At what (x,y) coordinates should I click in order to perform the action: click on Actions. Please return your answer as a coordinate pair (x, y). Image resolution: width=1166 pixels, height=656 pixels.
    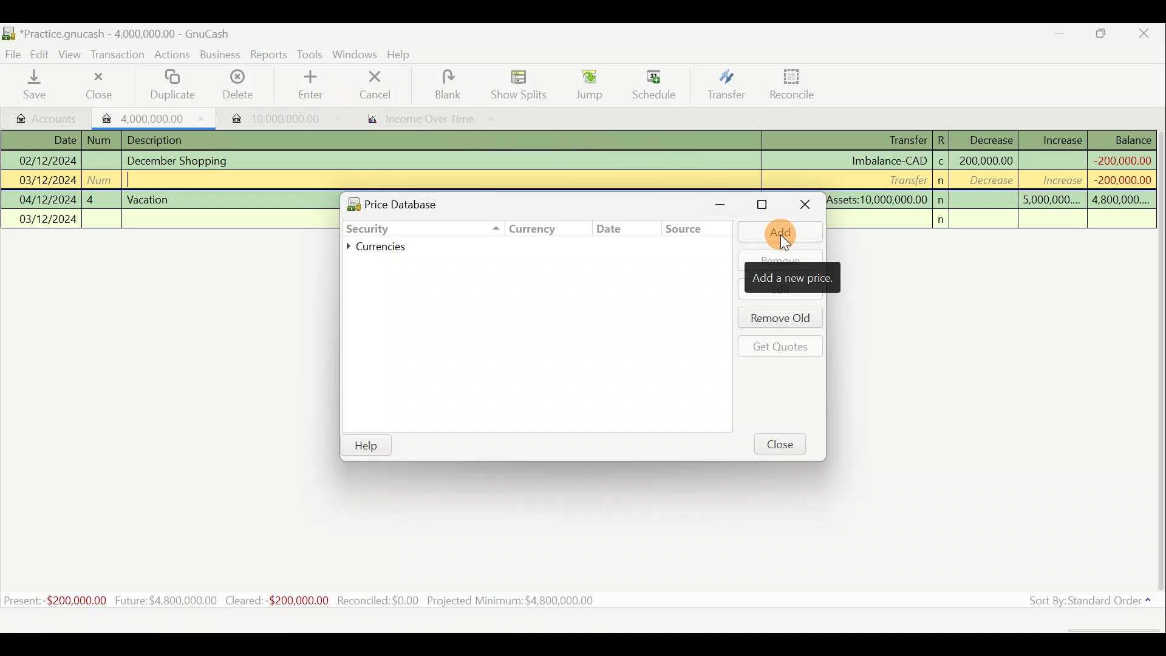
    Looking at the image, I should click on (174, 55).